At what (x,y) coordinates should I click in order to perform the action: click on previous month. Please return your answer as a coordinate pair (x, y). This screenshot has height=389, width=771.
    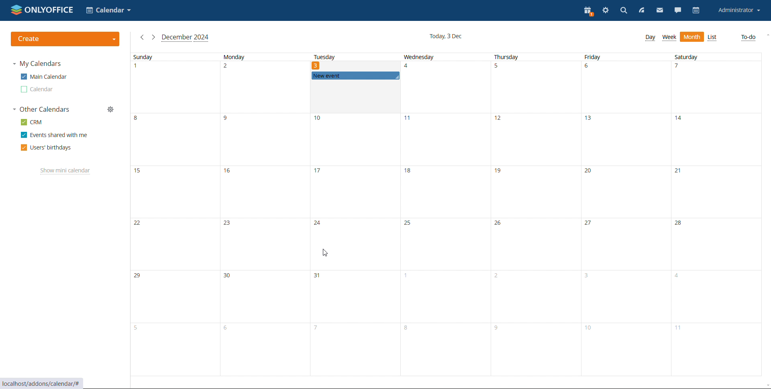
    Looking at the image, I should click on (141, 37).